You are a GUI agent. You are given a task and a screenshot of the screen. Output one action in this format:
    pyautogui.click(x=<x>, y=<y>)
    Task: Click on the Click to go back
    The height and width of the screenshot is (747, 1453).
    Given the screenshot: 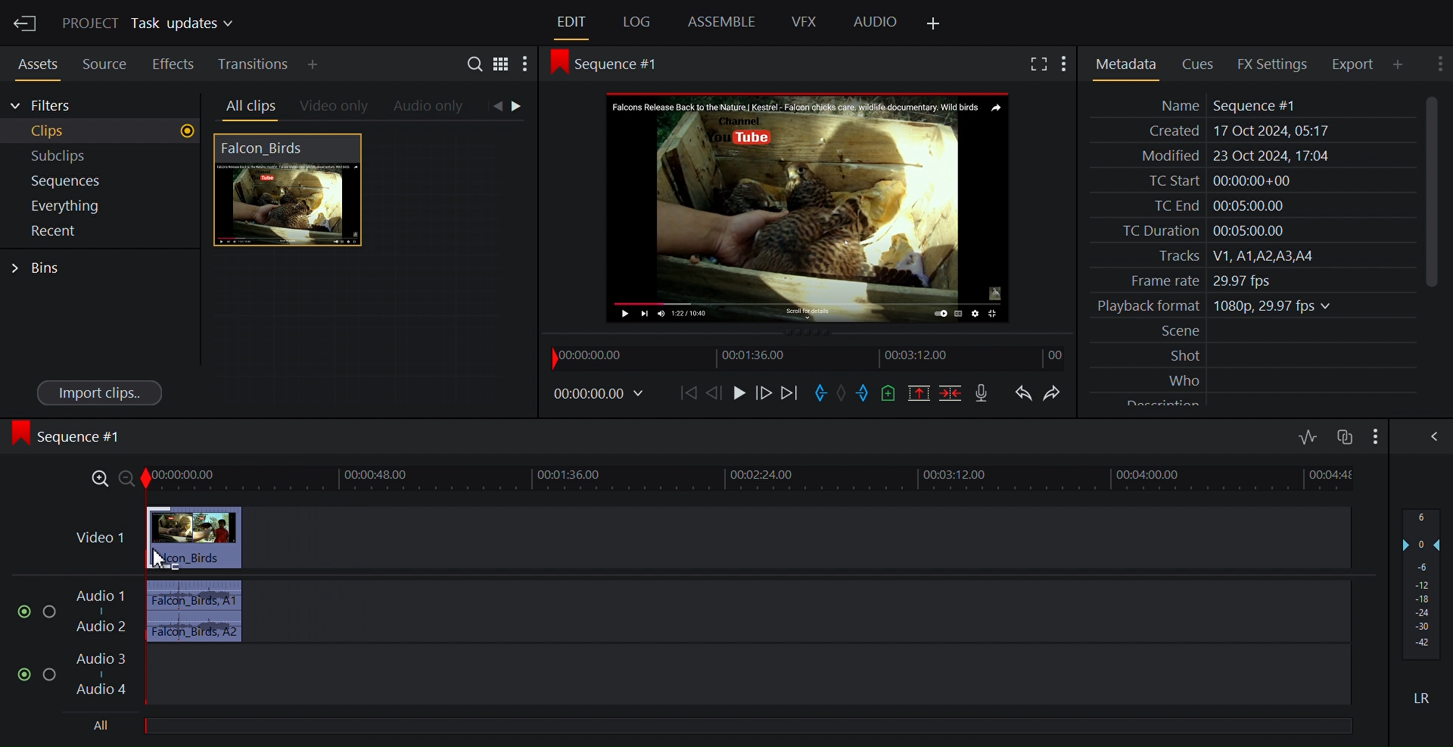 What is the action you would take?
    pyautogui.click(x=493, y=107)
    